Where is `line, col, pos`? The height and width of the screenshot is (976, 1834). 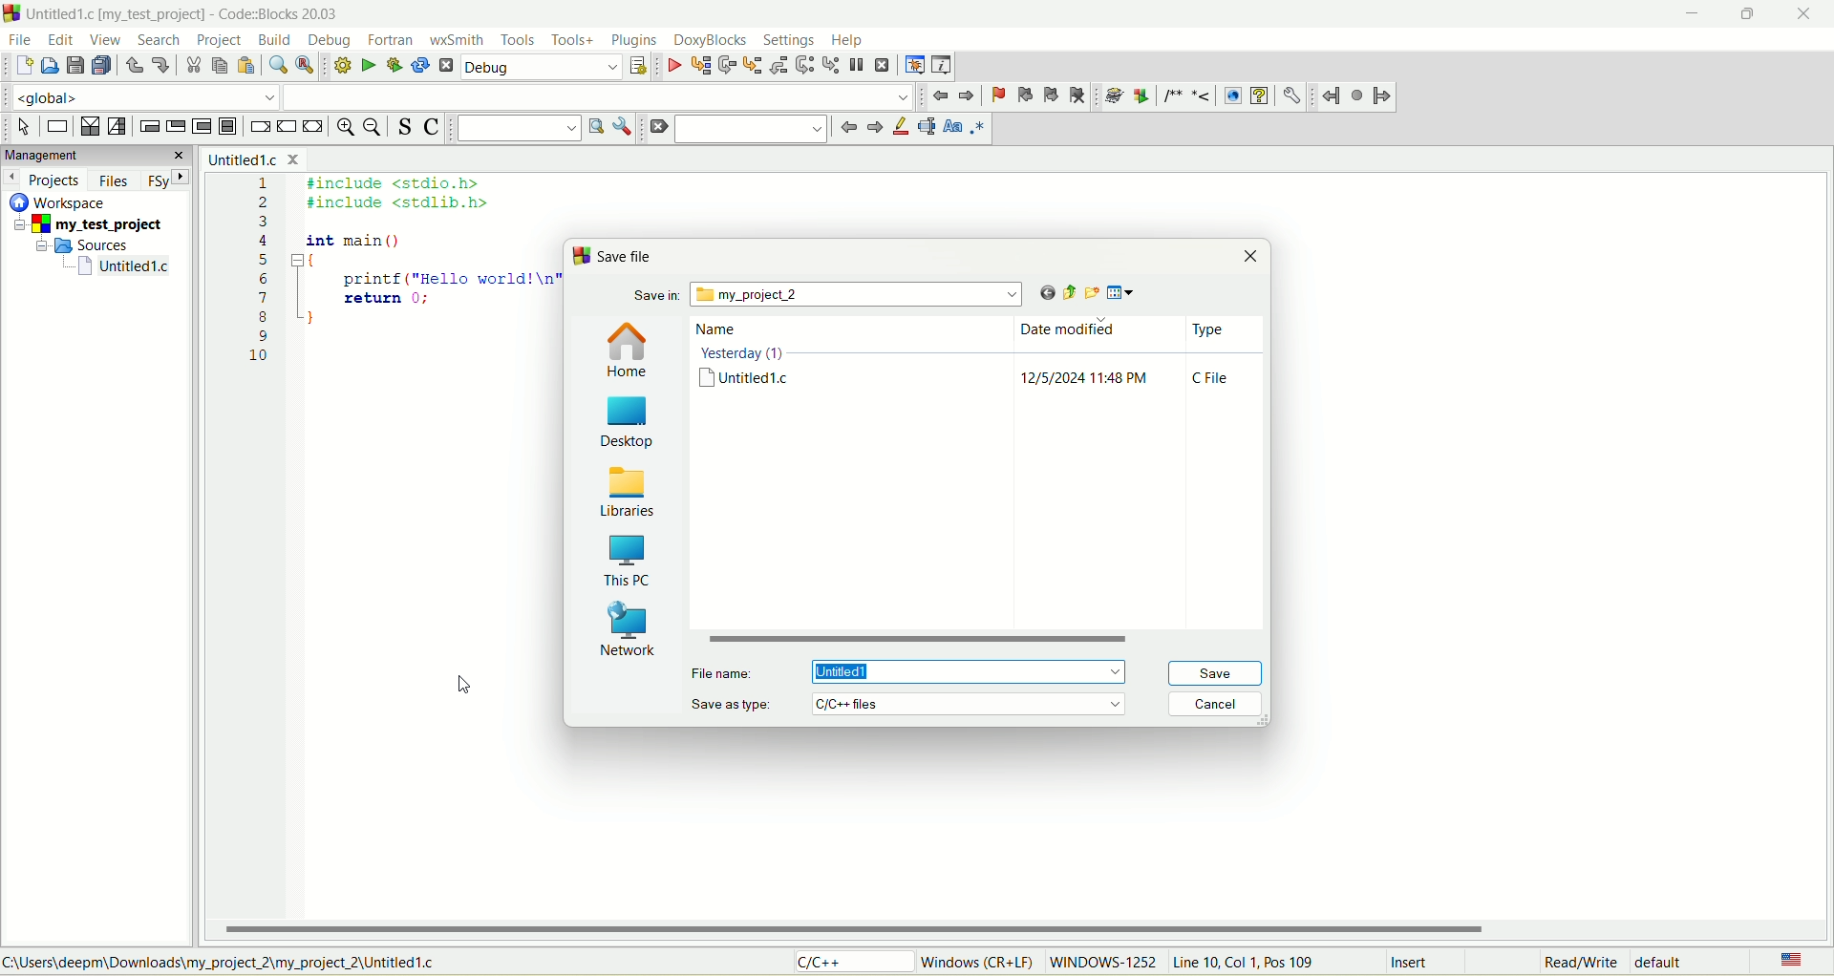 line, col, pos is located at coordinates (1246, 963).